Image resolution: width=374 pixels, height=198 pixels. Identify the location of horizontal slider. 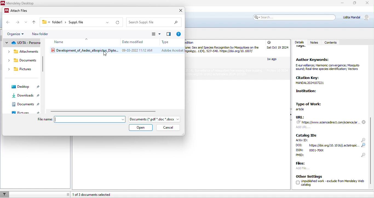
(106, 111).